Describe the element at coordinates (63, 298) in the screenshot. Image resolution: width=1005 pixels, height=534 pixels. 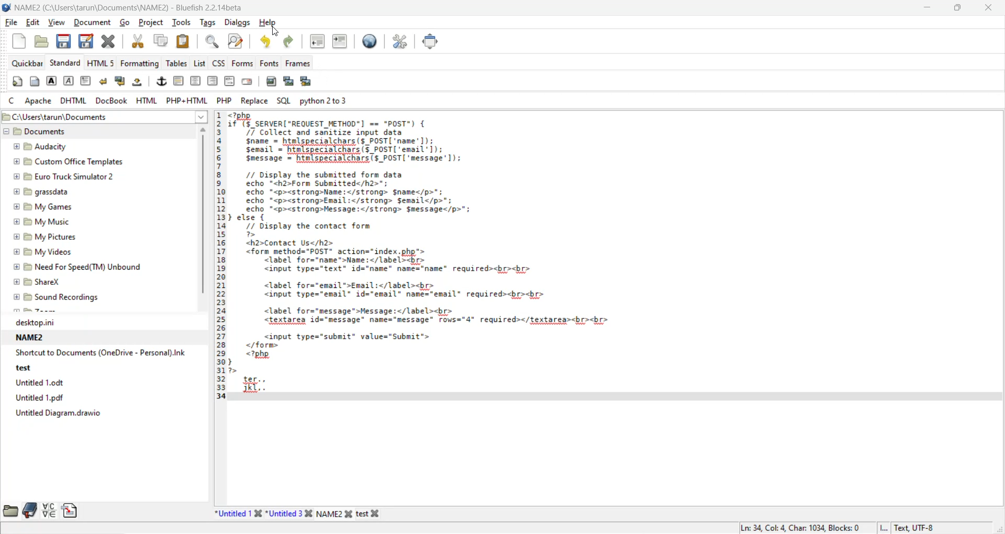
I see `Sound Recordings` at that location.